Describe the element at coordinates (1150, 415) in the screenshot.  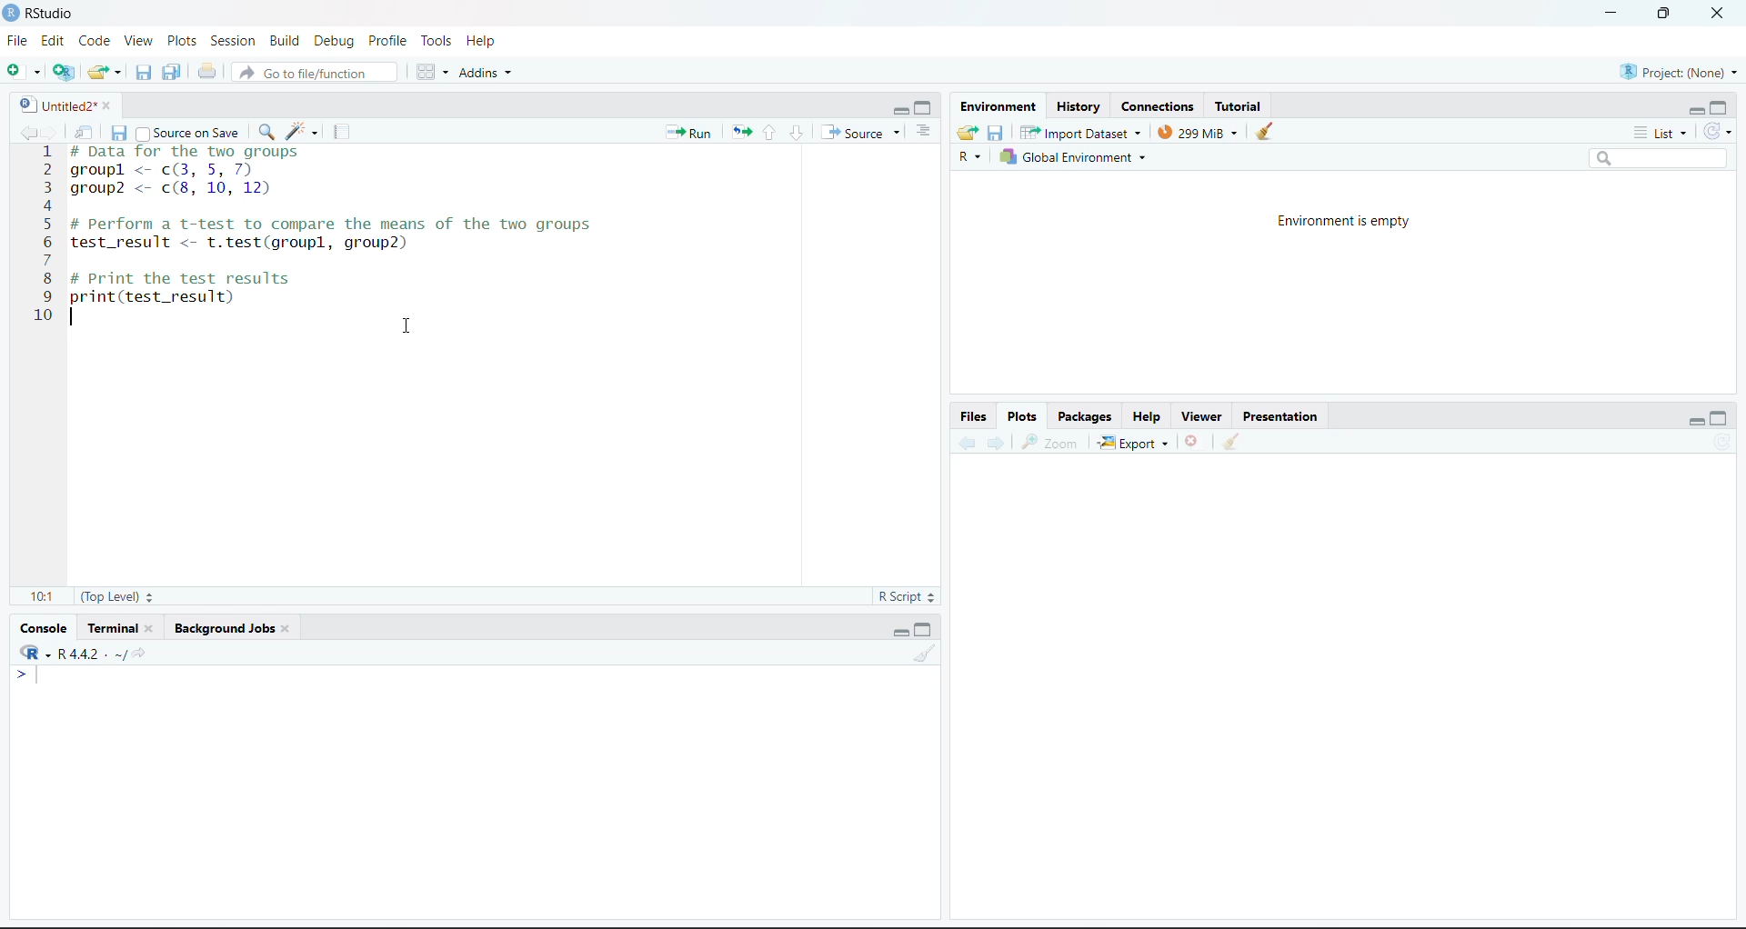
I see `Help` at that location.